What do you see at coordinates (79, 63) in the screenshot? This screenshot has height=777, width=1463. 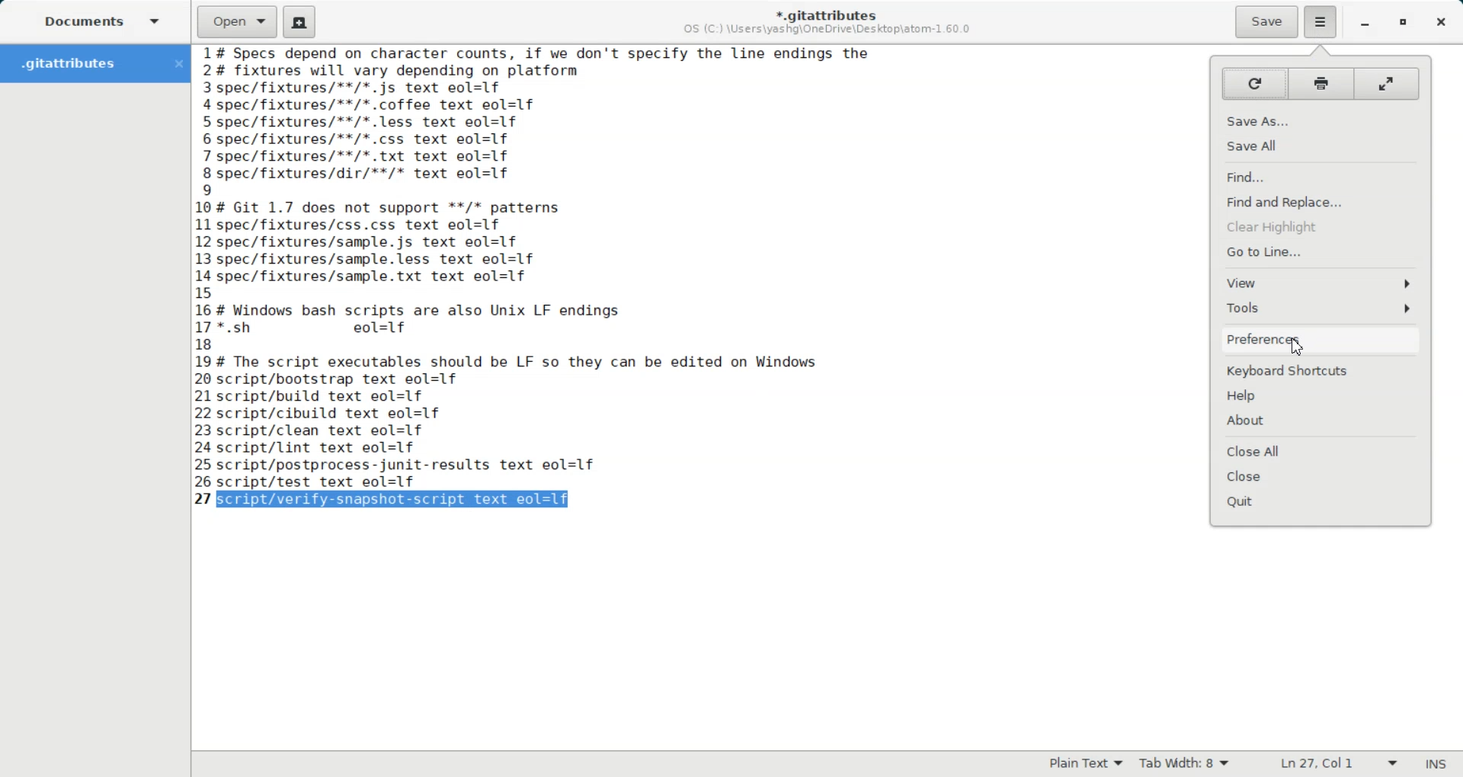 I see `Folder` at bounding box center [79, 63].